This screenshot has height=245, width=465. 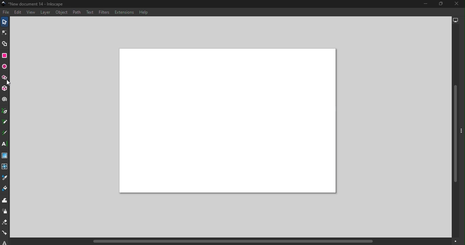 What do you see at coordinates (4, 224) in the screenshot?
I see `Eraser tool` at bounding box center [4, 224].